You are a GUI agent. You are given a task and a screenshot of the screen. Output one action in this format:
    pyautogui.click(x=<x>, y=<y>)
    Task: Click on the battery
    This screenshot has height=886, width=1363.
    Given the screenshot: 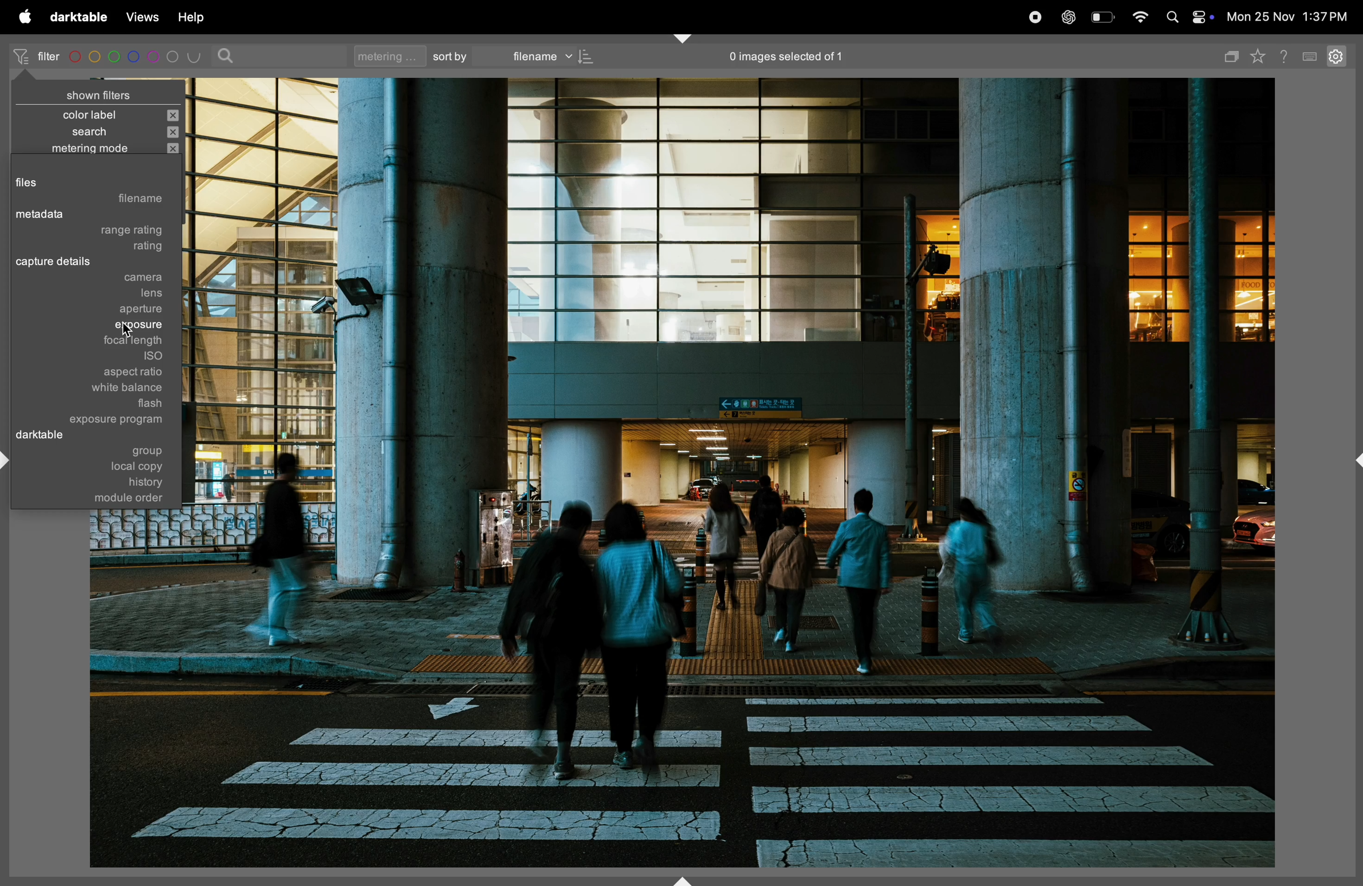 What is the action you would take?
    pyautogui.click(x=1104, y=16)
    